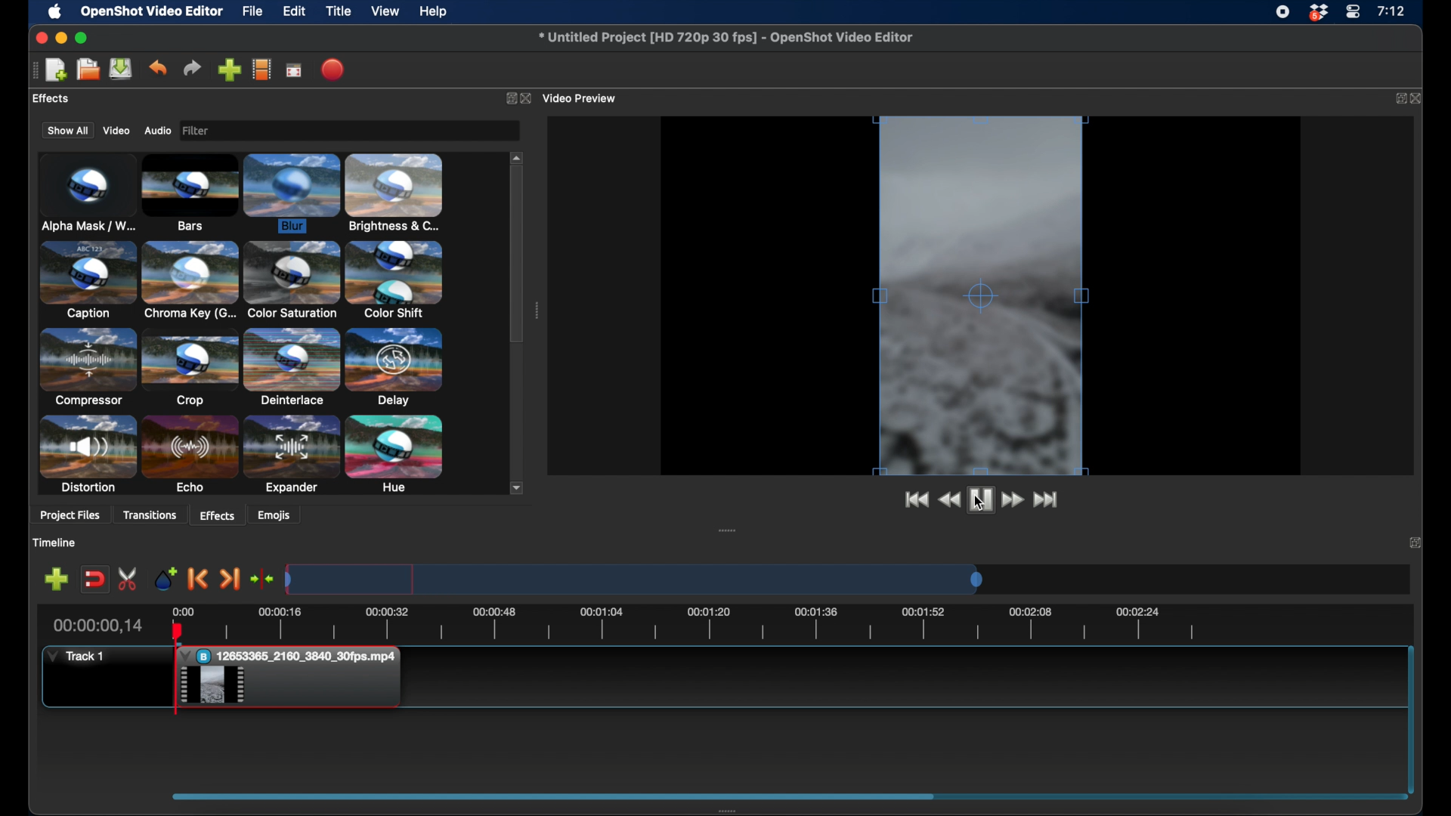 The width and height of the screenshot is (1451, 816). I want to click on file, so click(252, 11).